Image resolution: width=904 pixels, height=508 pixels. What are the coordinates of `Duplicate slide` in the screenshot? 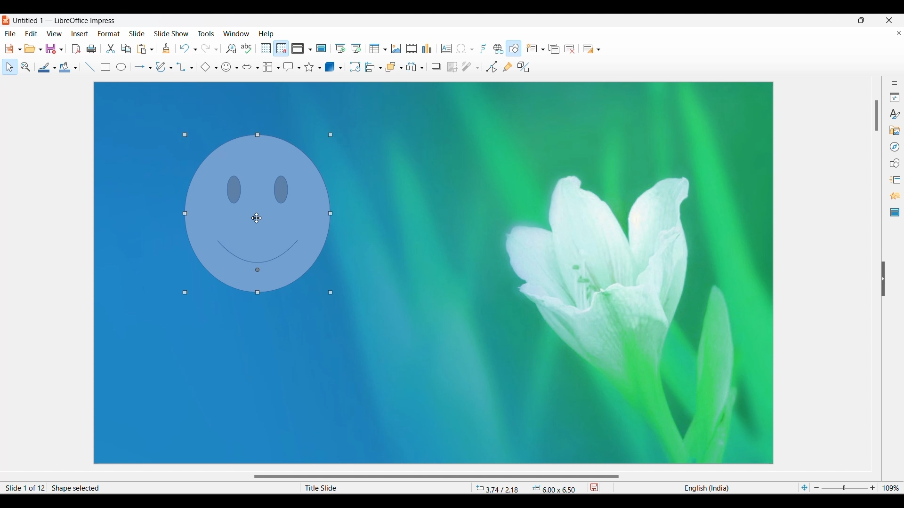 It's located at (554, 49).